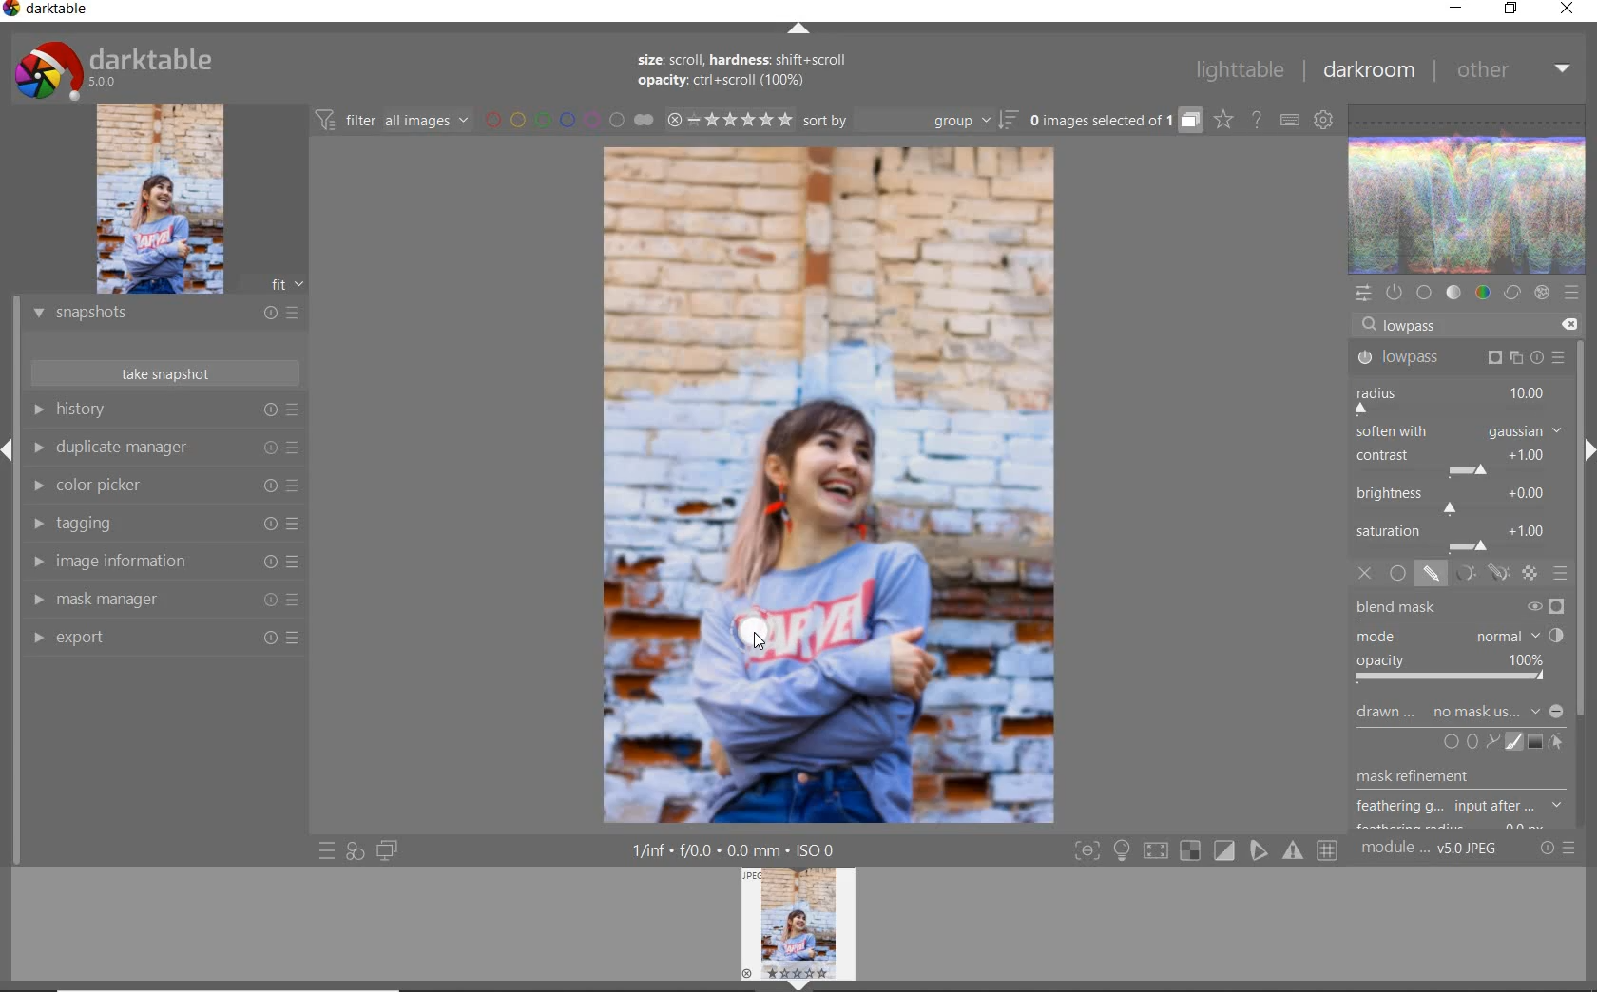  I want to click on image preview, so click(186, 198).